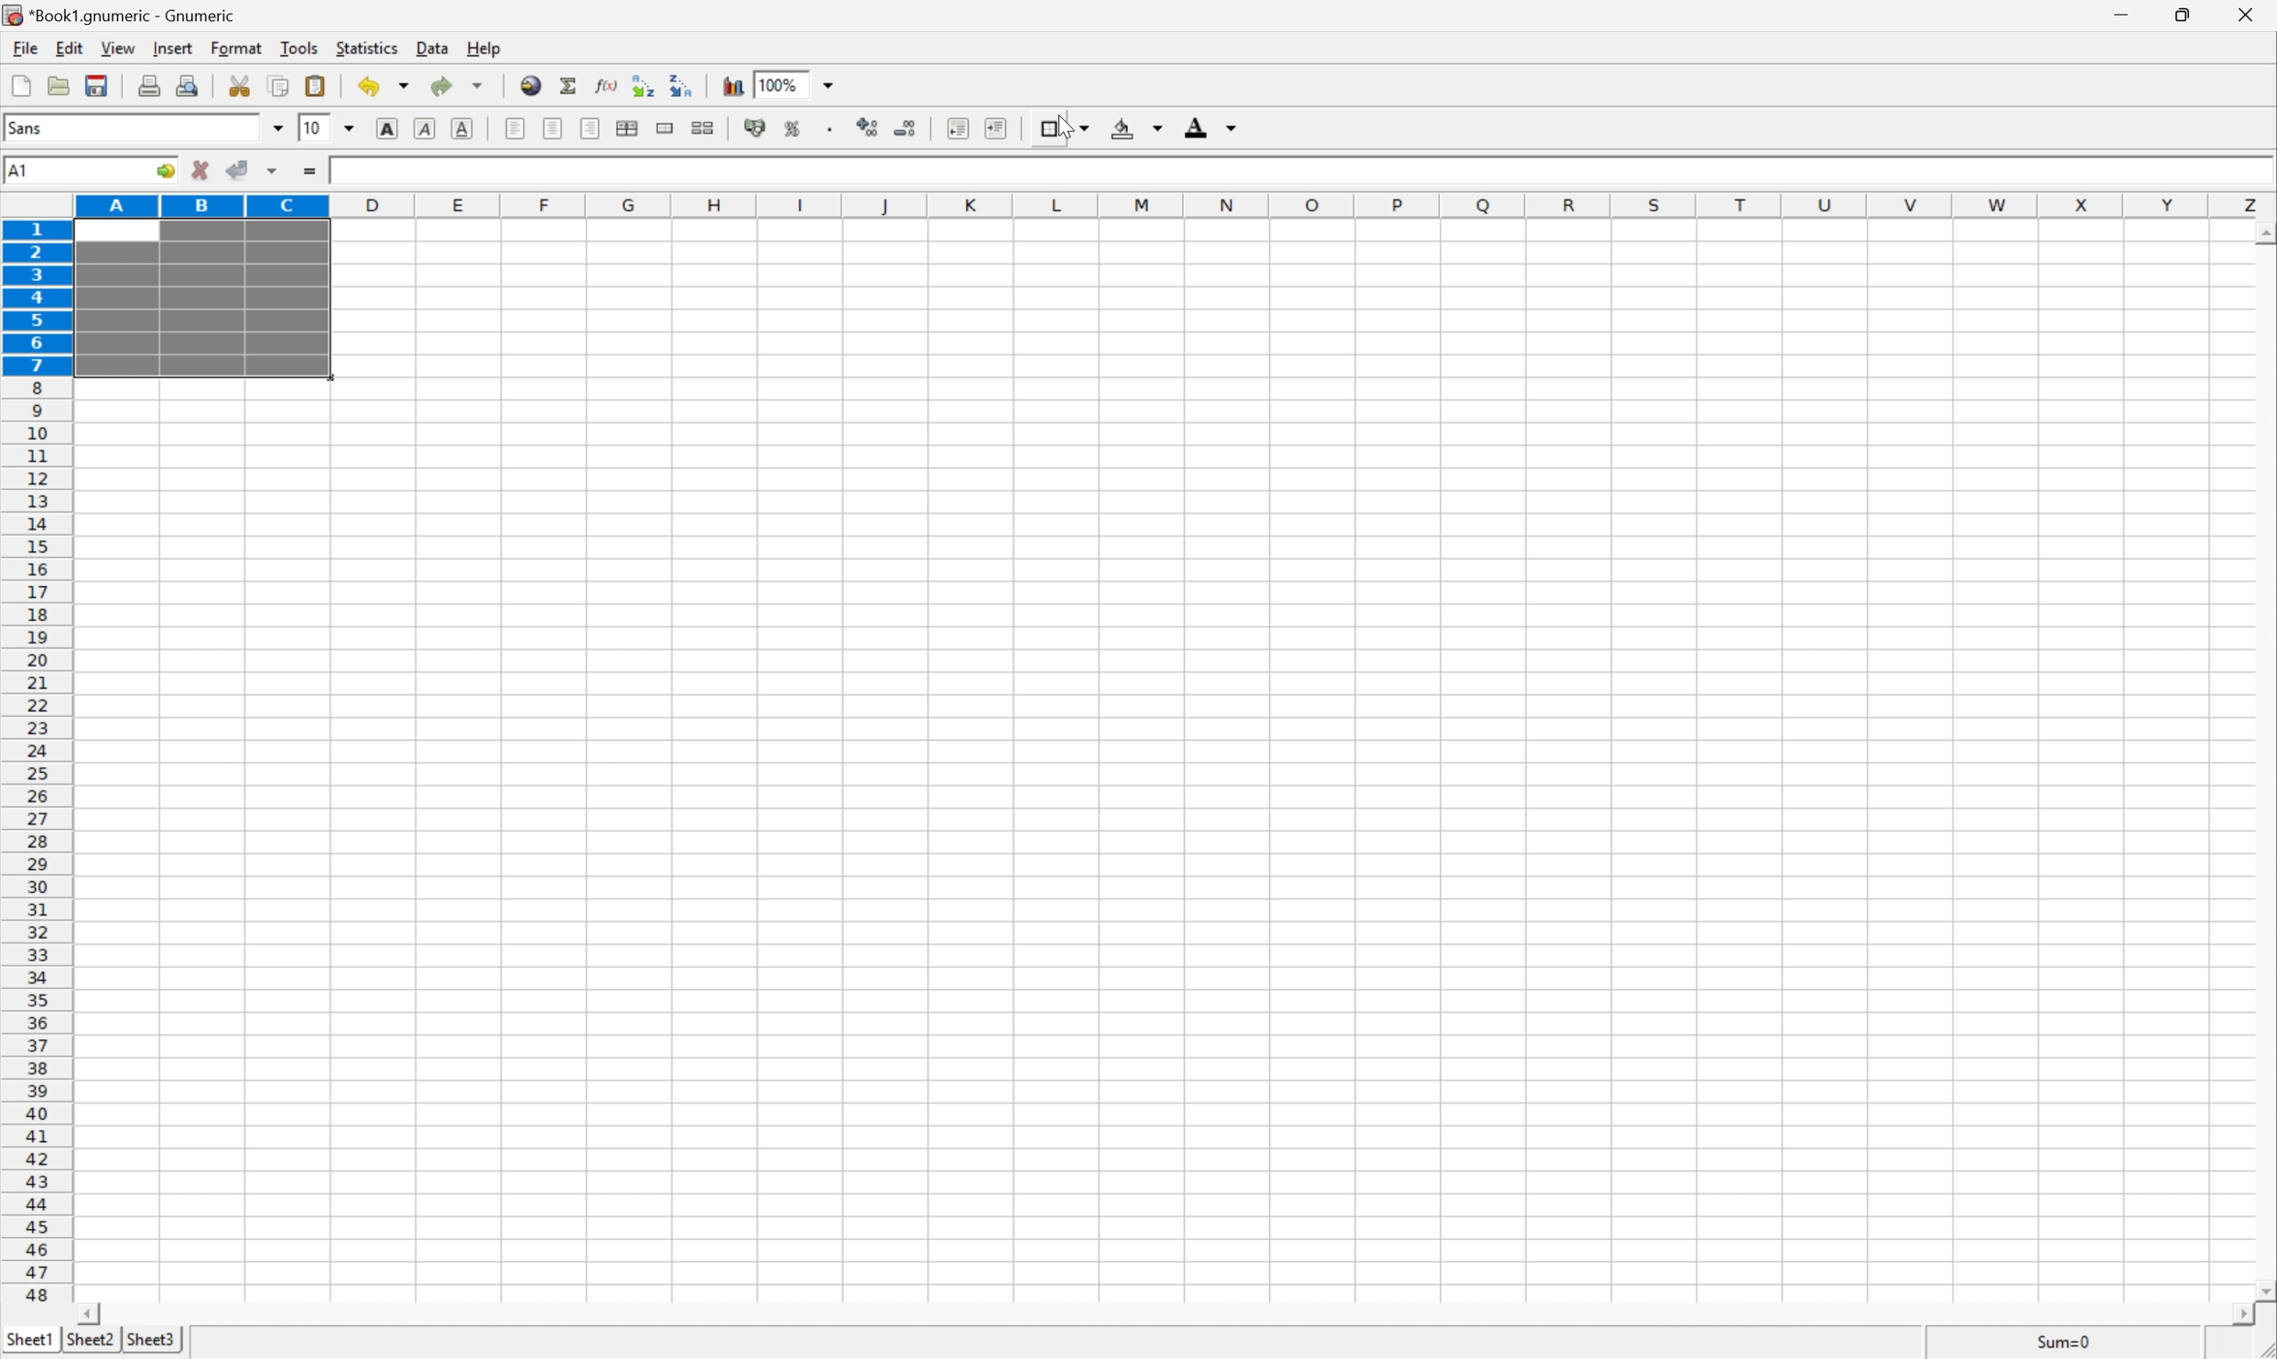  What do you see at coordinates (1176, 204) in the screenshot?
I see `column numbers` at bounding box center [1176, 204].